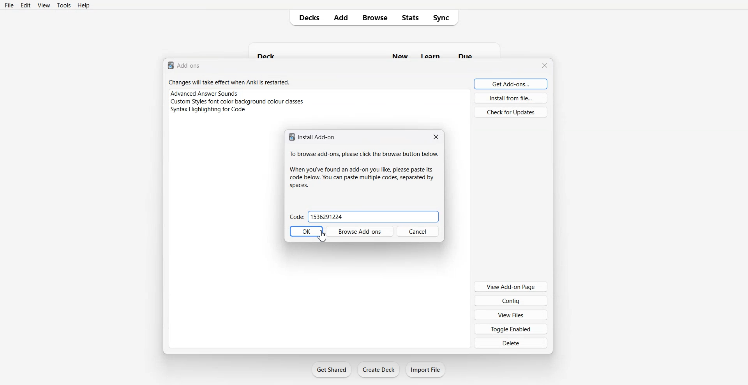  What do you see at coordinates (323, 236) in the screenshot?
I see `Cursor` at bounding box center [323, 236].